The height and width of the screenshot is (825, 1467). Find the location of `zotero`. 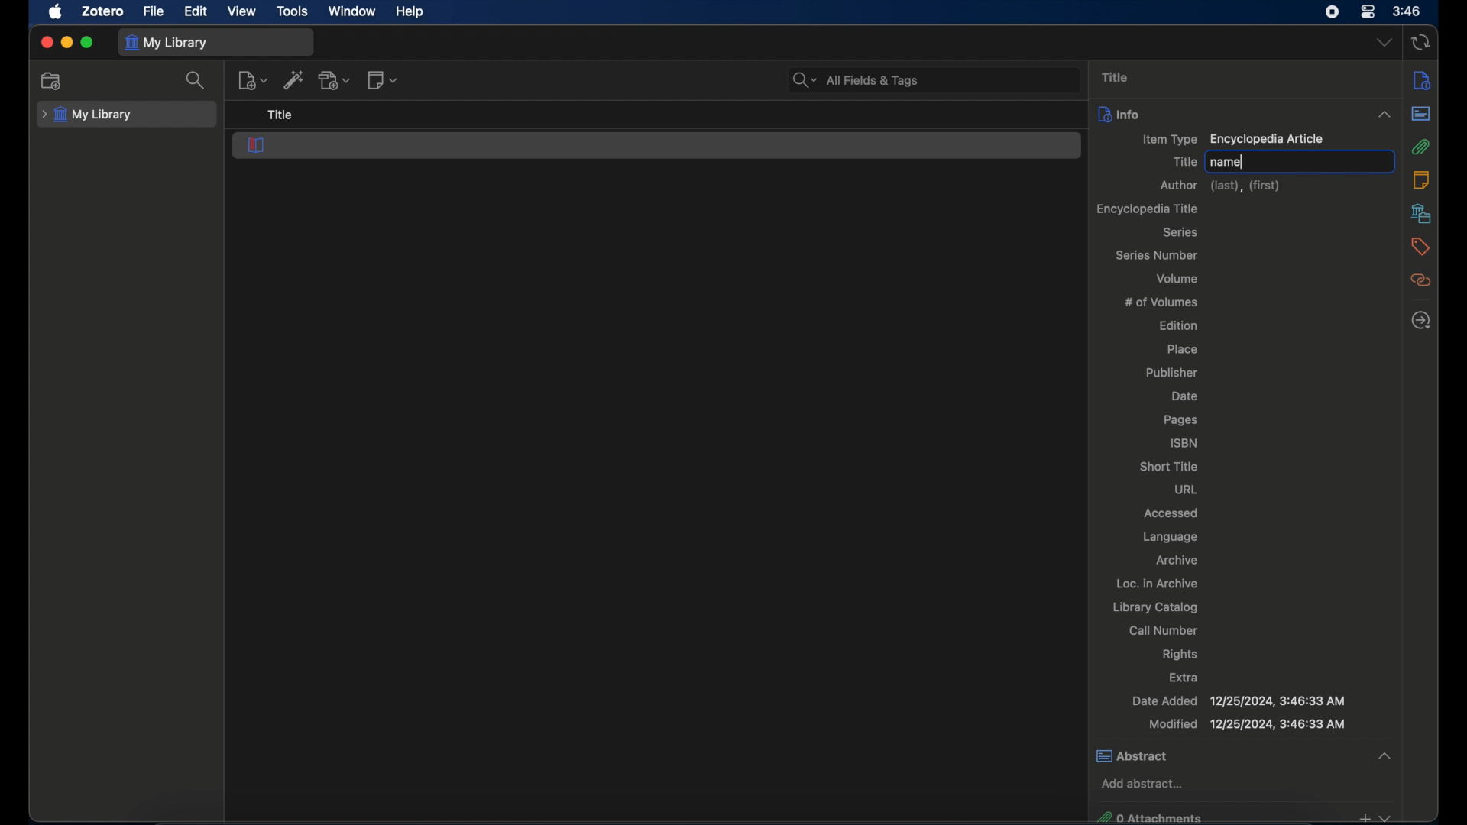

zotero is located at coordinates (105, 10).